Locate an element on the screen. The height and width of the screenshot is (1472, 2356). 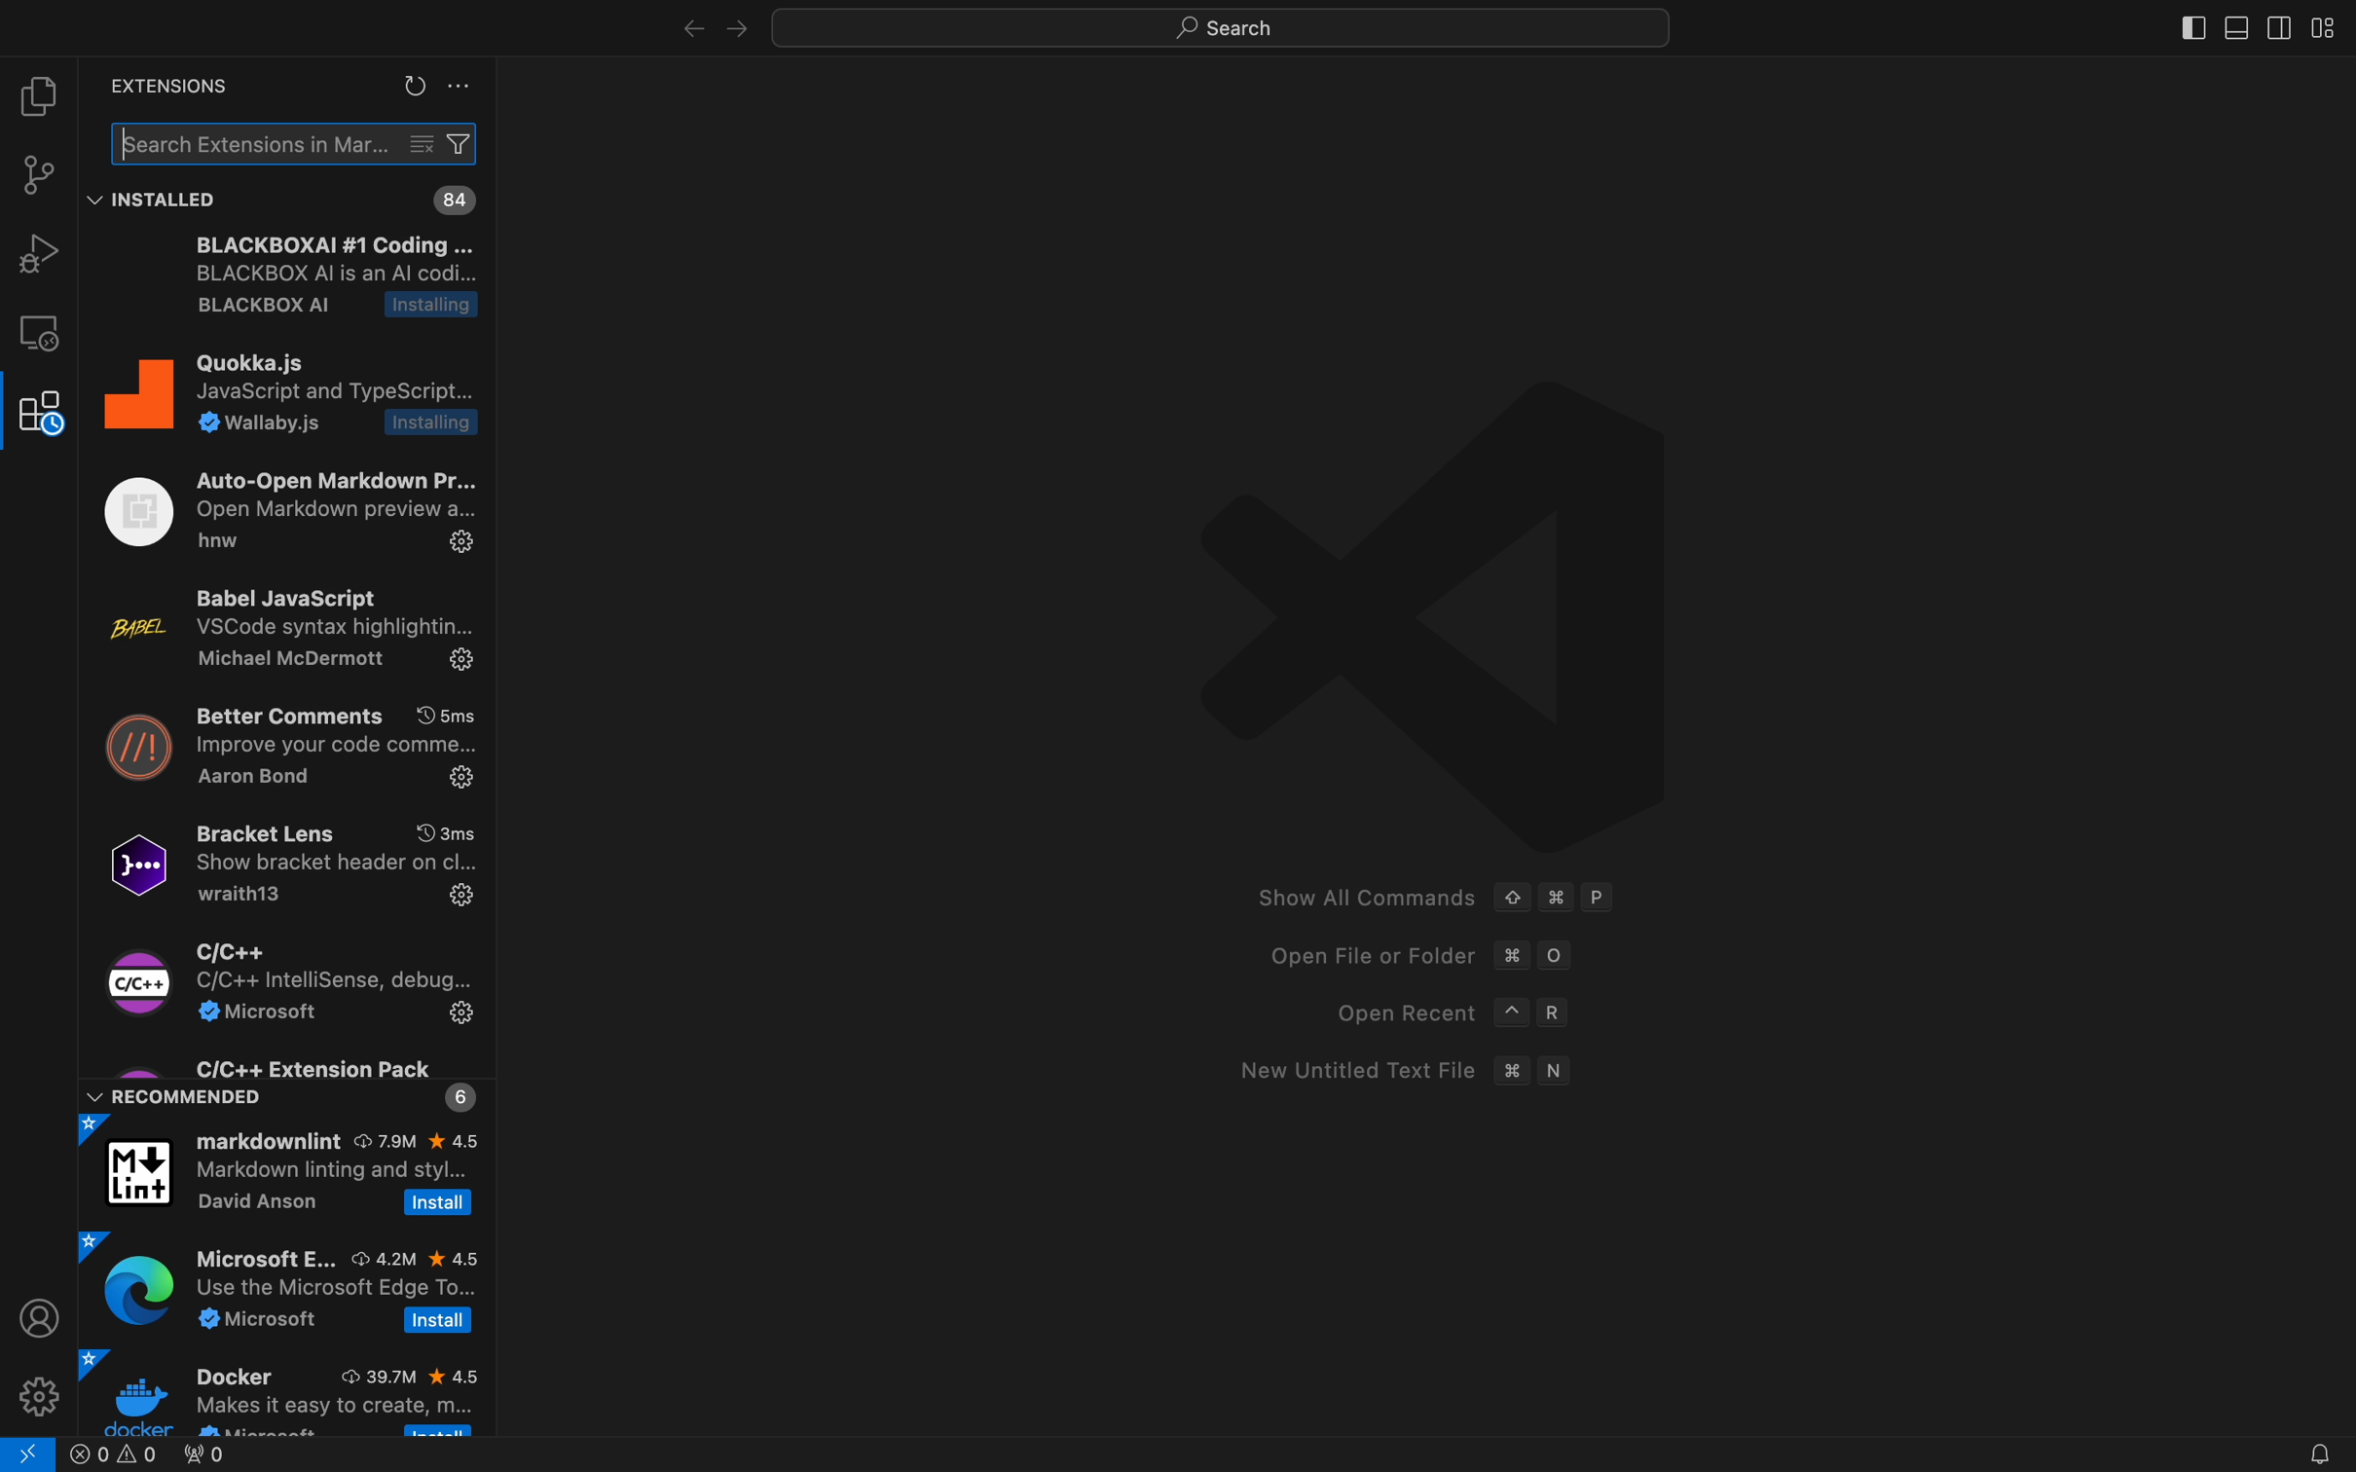
search bar is located at coordinates (298, 142).